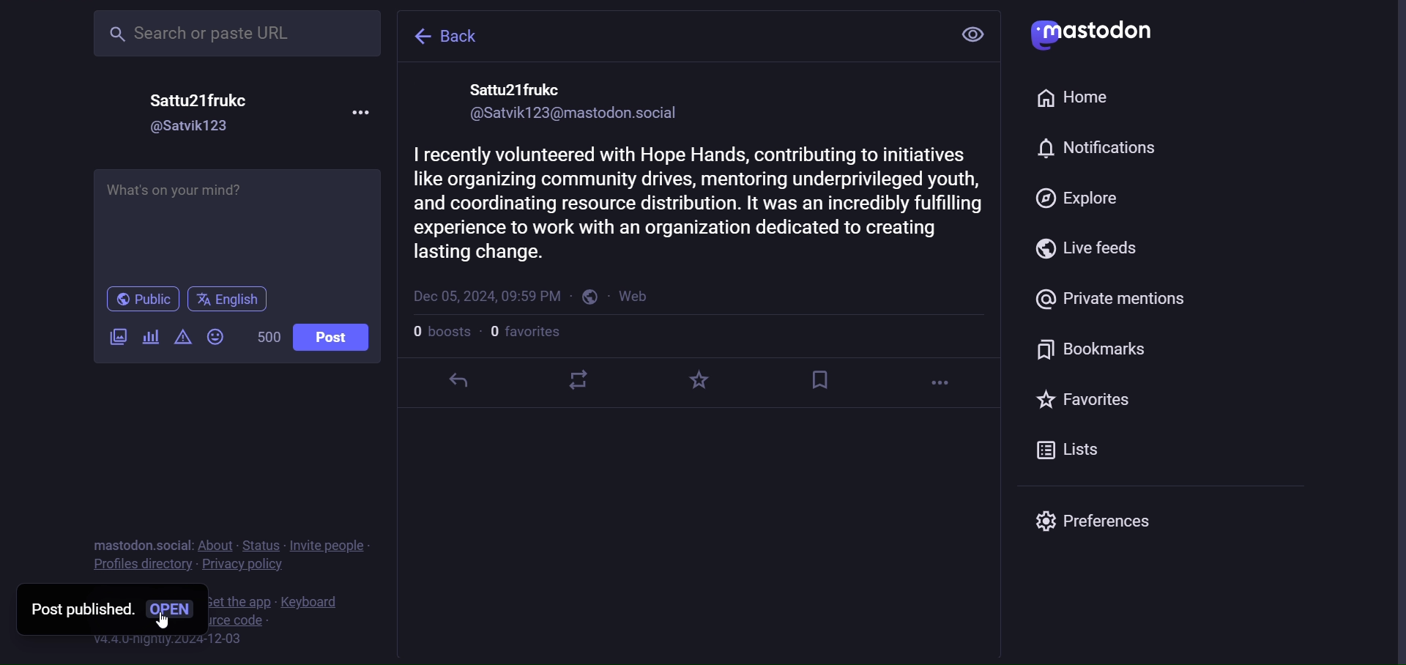 The width and height of the screenshot is (1406, 665). Describe the element at coordinates (245, 568) in the screenshot. I see `Privacy policy` at that location.